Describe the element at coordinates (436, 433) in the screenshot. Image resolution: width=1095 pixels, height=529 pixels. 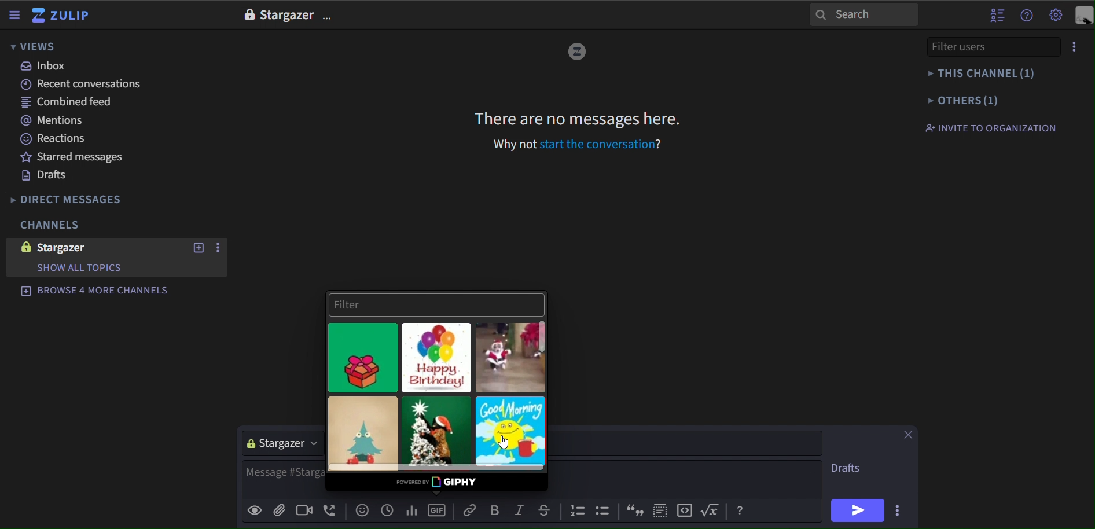
I see `image` at that location.